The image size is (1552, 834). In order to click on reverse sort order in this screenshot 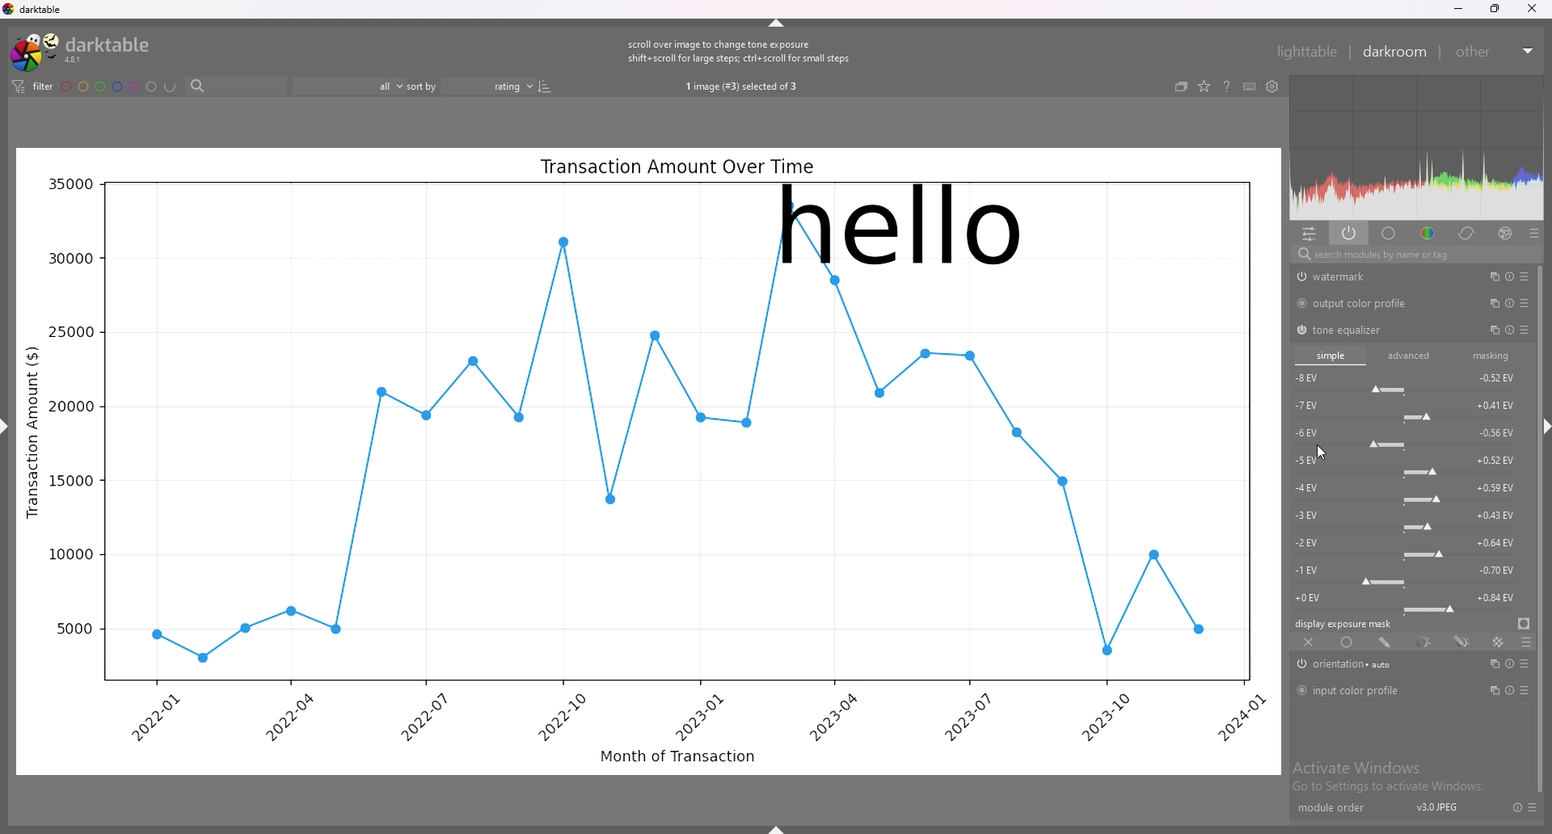, I will do `click(546, 86)`.